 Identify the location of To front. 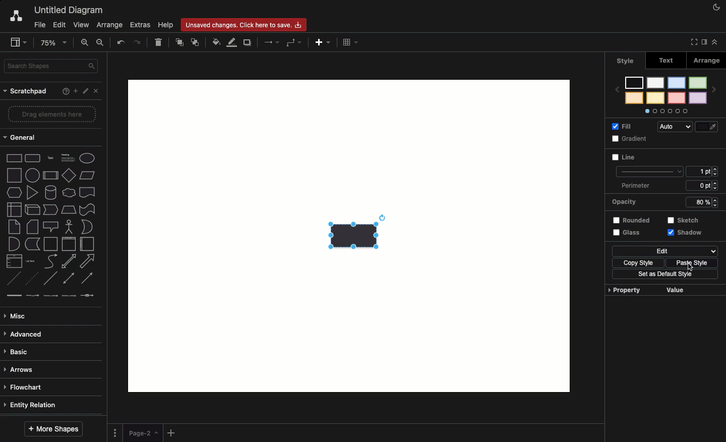
(179, 42).